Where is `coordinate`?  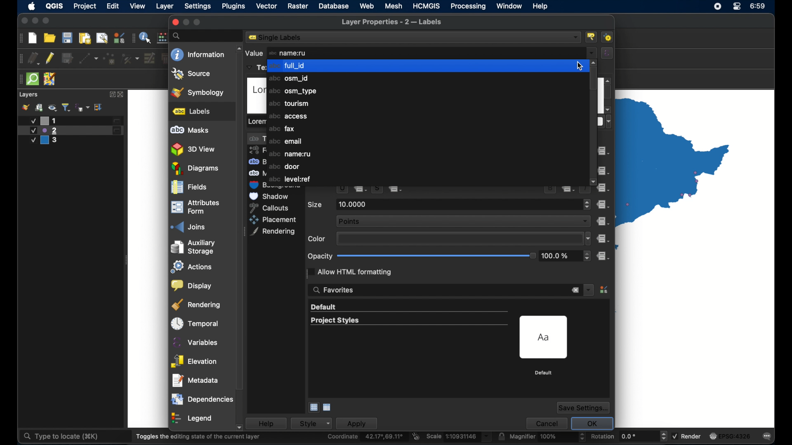 coordinate is located at coordinates (366, 437).